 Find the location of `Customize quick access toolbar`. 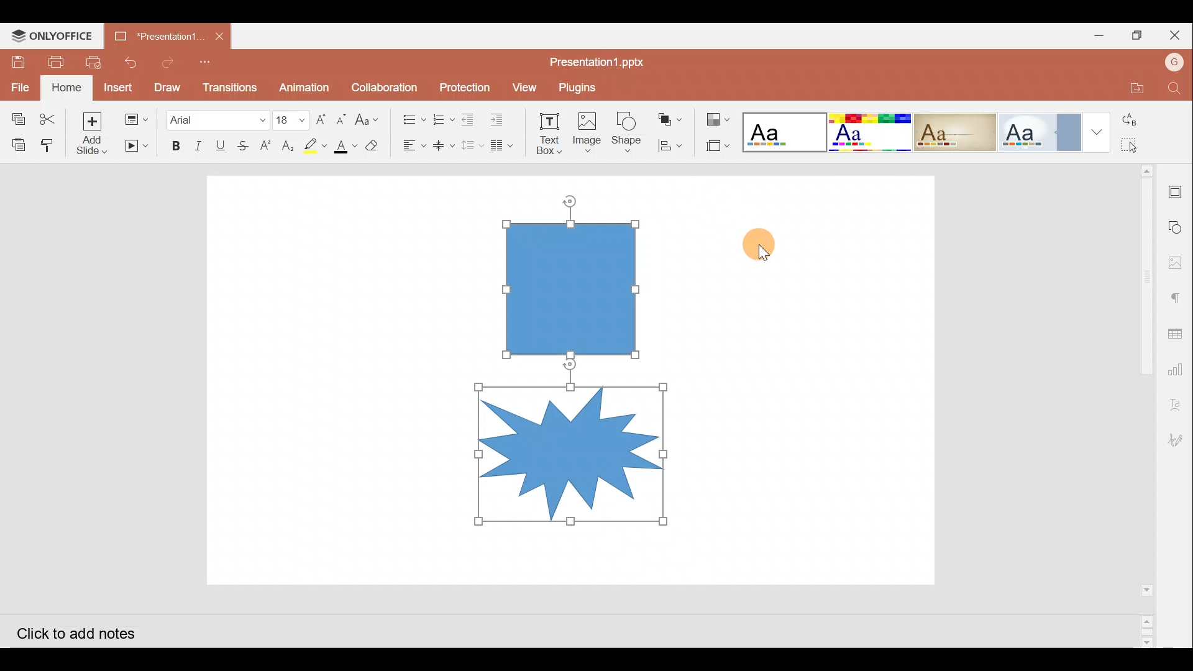

Customize quick access toolbar is located at coordinates (211, 61).